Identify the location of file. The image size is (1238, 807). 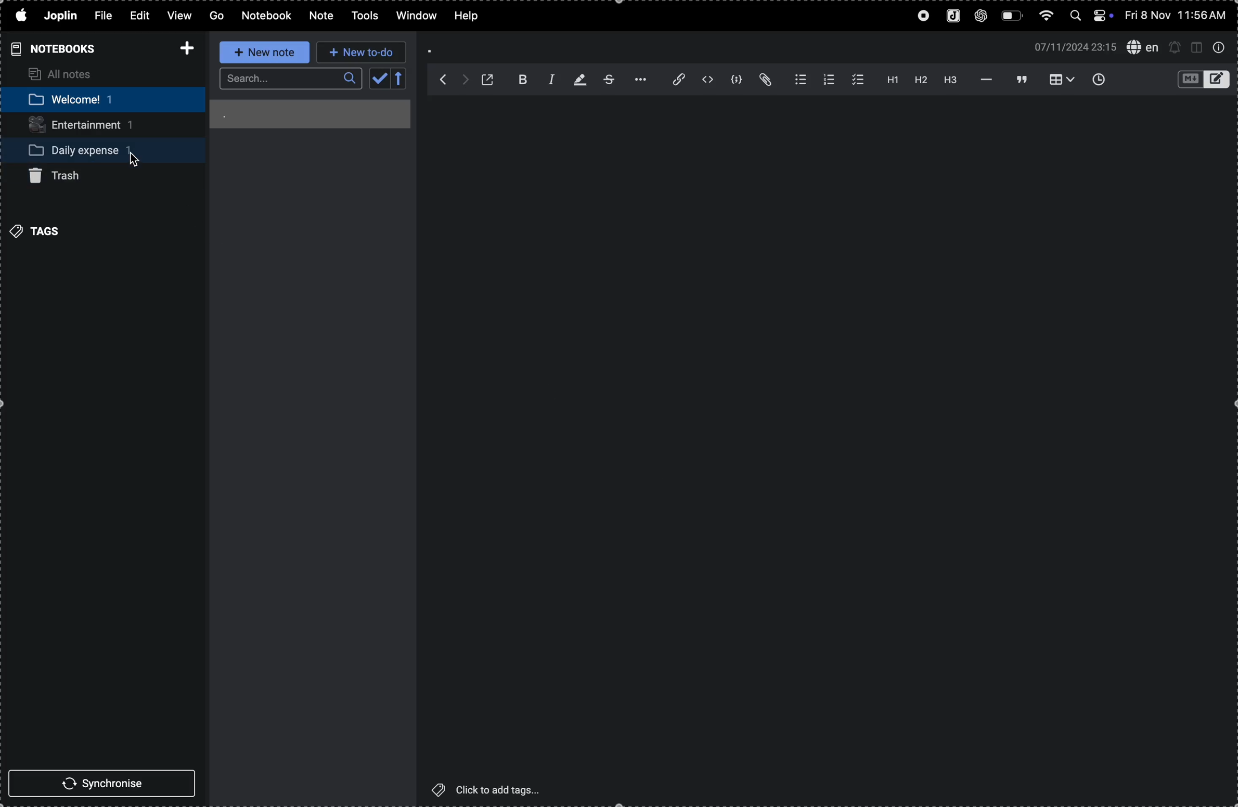
(101, 17).